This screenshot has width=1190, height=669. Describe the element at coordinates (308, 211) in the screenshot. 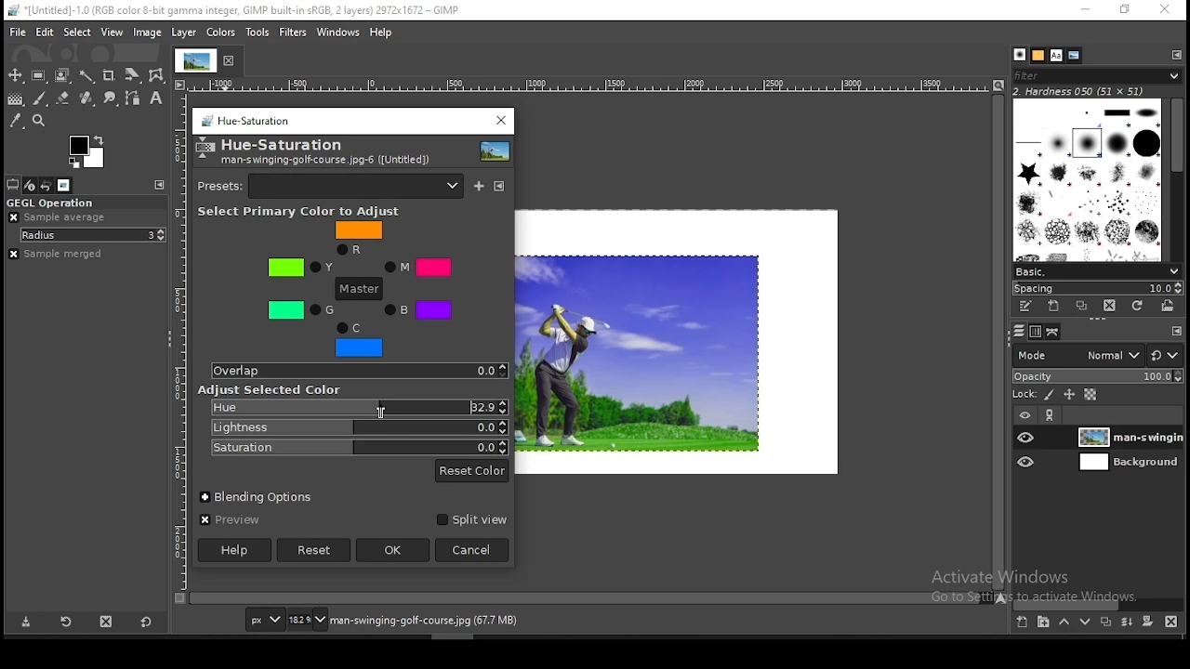

I see `select primary color to adjust` at that location.